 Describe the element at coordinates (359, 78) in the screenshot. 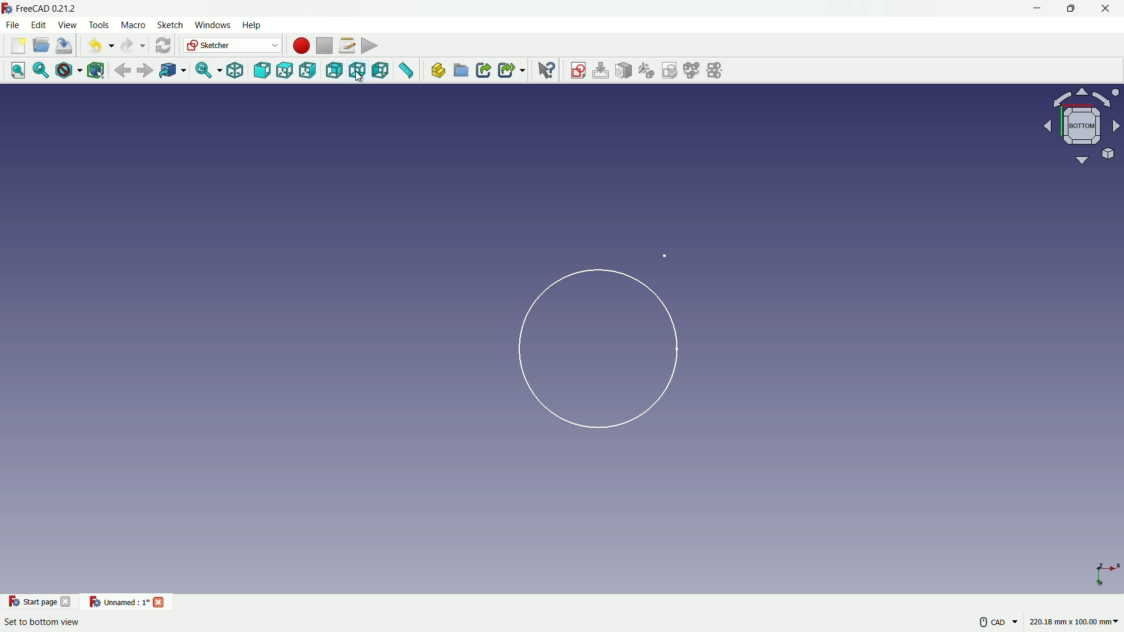

I see `cursor` at that location.